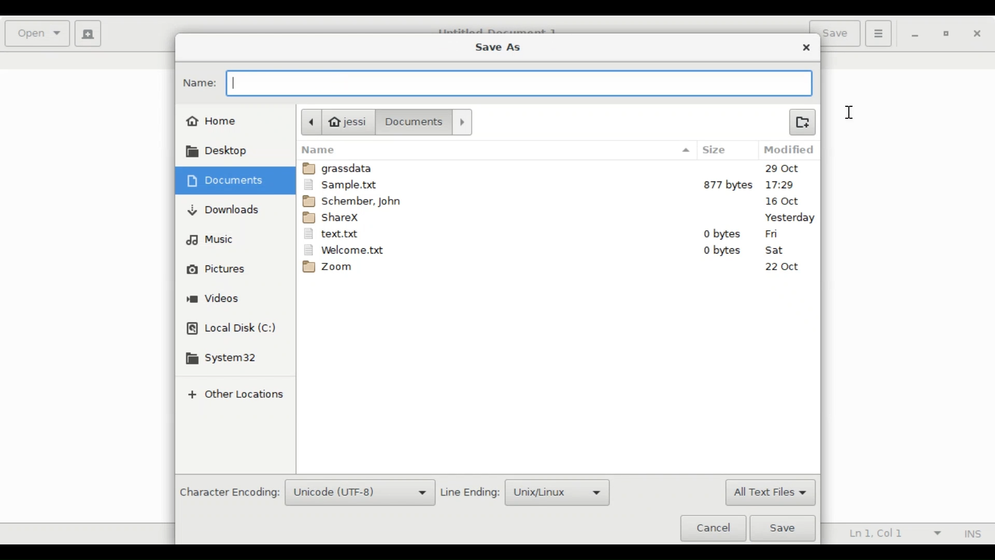  I want to click on Welcome.txt 0 bytes Sat, so click(557, 250).